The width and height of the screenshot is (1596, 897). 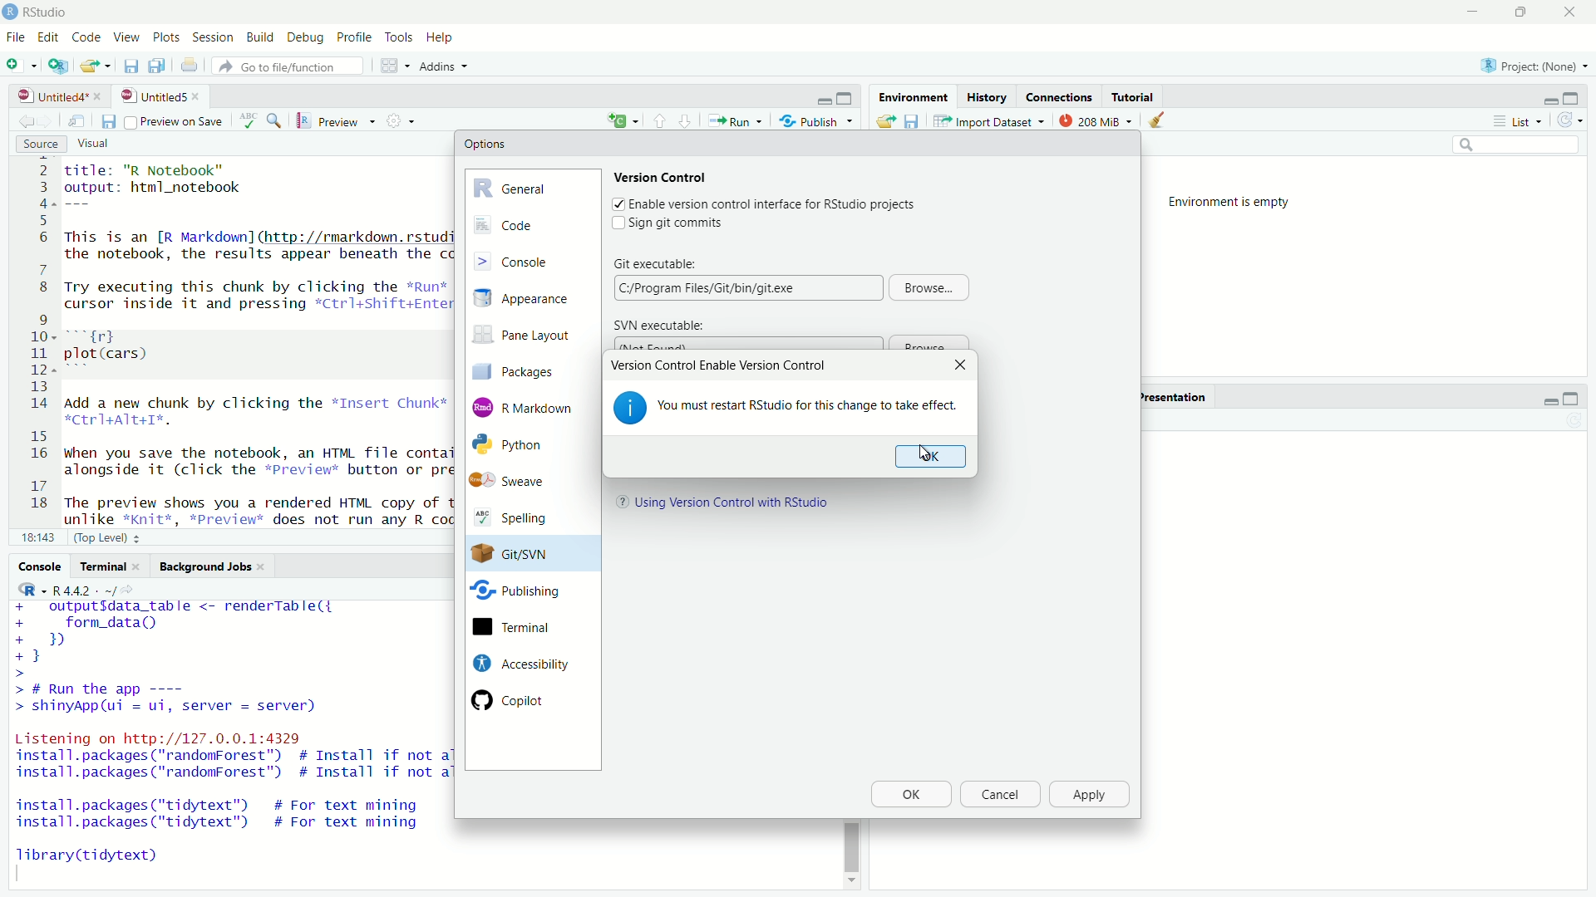 I want to click on view current working directory, so click(x=131, y=589).